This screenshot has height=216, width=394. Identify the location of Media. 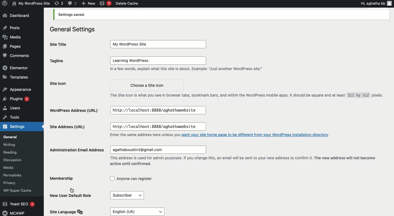
(14, 37).